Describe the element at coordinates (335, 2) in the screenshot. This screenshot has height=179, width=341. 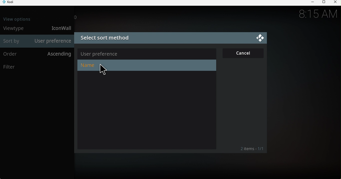
I see `Close` at that location.